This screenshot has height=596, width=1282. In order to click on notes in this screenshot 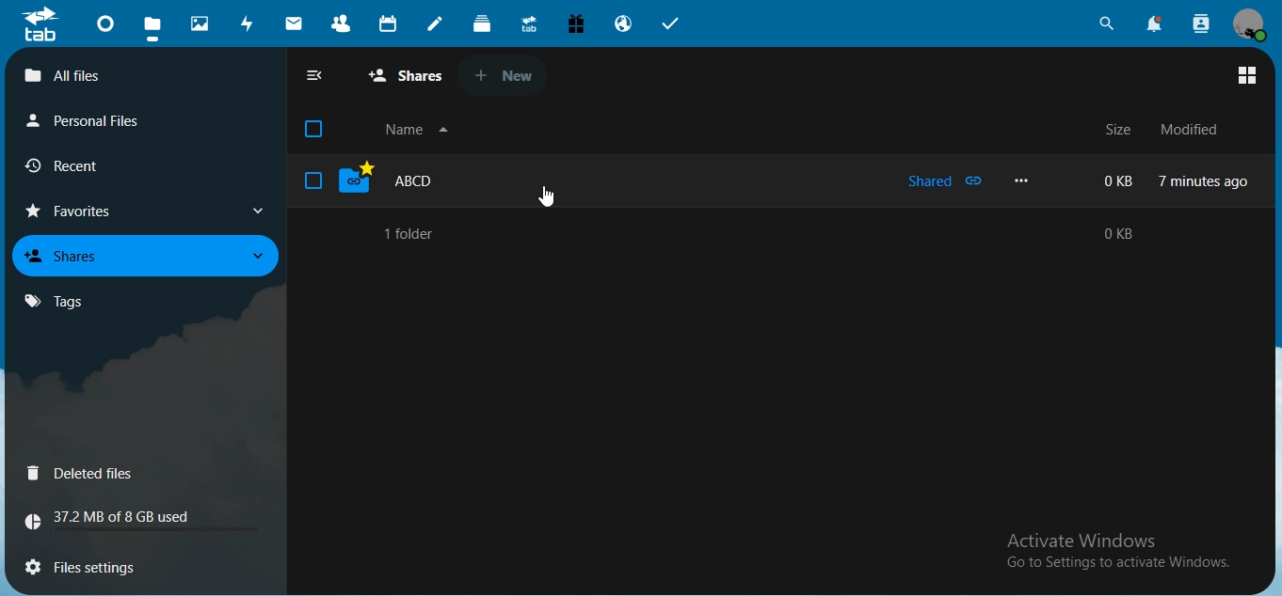, I will do `click(436, 24)`.